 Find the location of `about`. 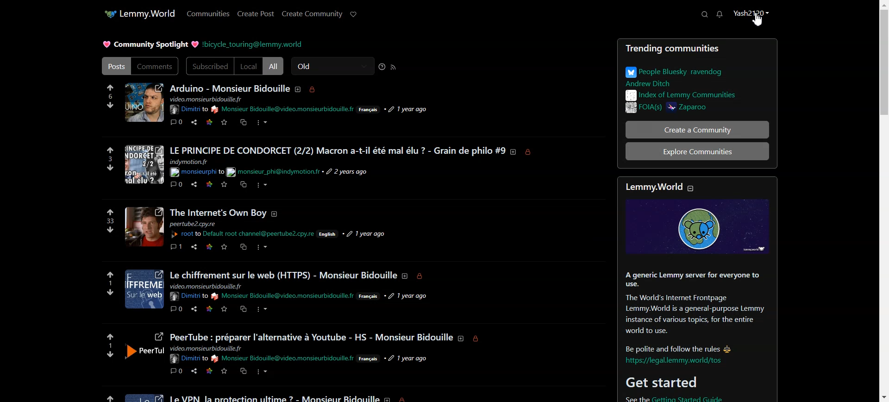

about is located at coordinates (407, 277).